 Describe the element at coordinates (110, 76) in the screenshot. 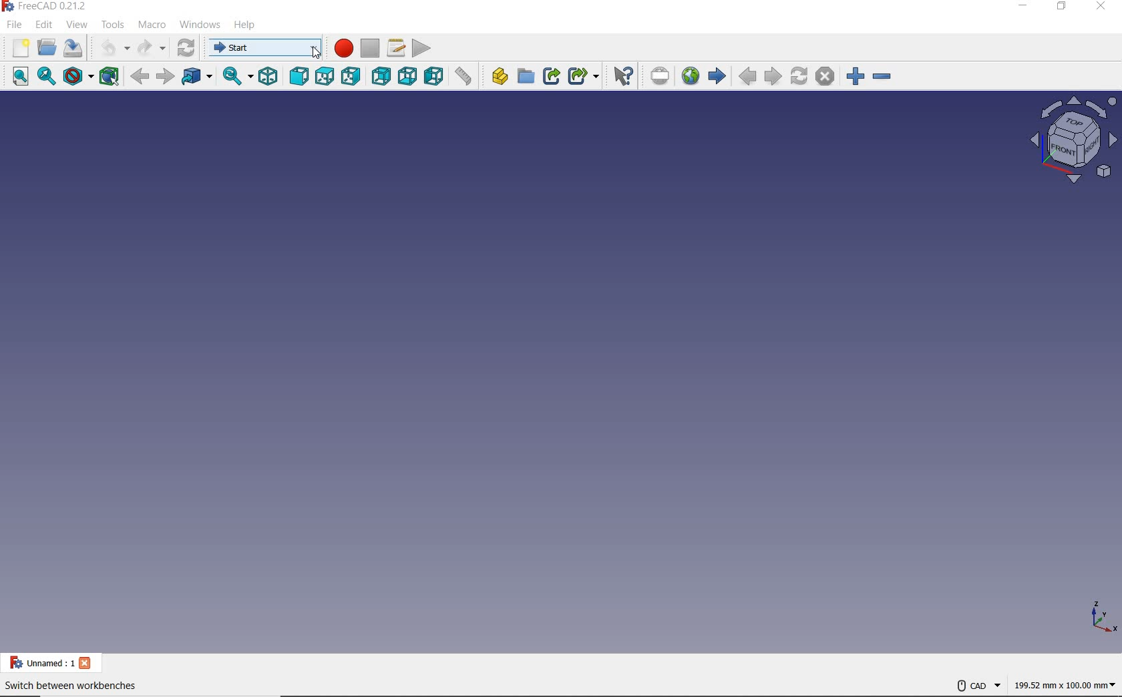

I see `BOUNDING BOX` at that location.